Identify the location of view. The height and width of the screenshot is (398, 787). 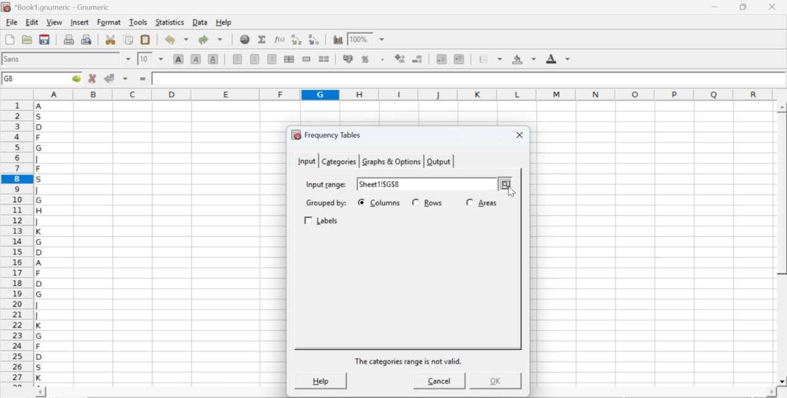
(54, 21).